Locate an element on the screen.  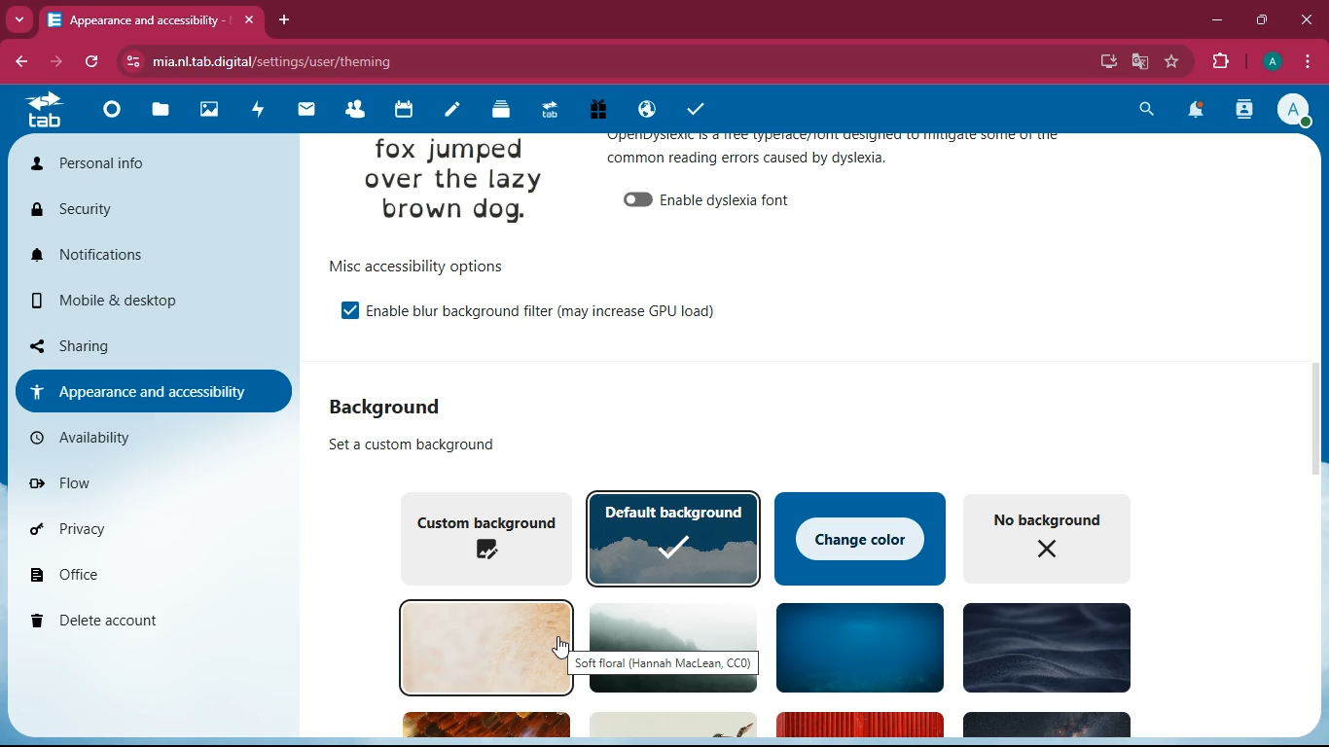
delete account is located at coordinates (143, 621).